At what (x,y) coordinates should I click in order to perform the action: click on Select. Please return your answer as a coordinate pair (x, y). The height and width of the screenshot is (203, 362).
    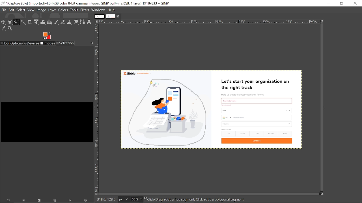
    Looking at the image, I should click on (21, 10).